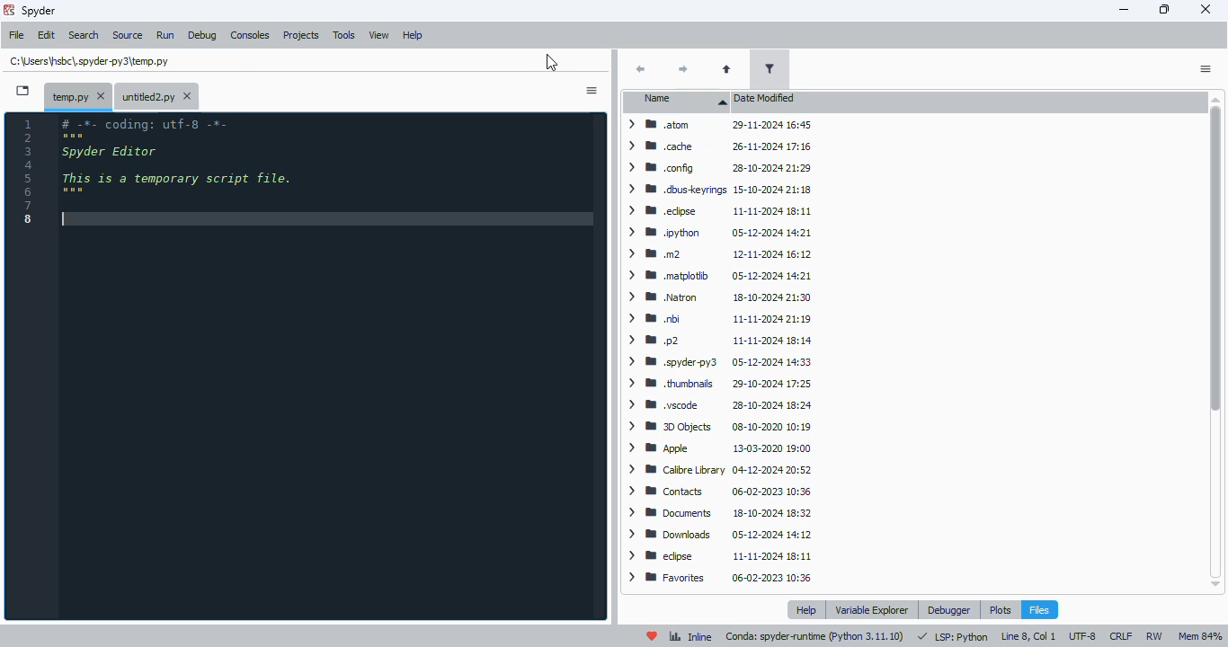 This screenshot has width=1228, height=647. Describe the element at coordinates (39, 11) in the screenshot. I see `spyder` at that location.